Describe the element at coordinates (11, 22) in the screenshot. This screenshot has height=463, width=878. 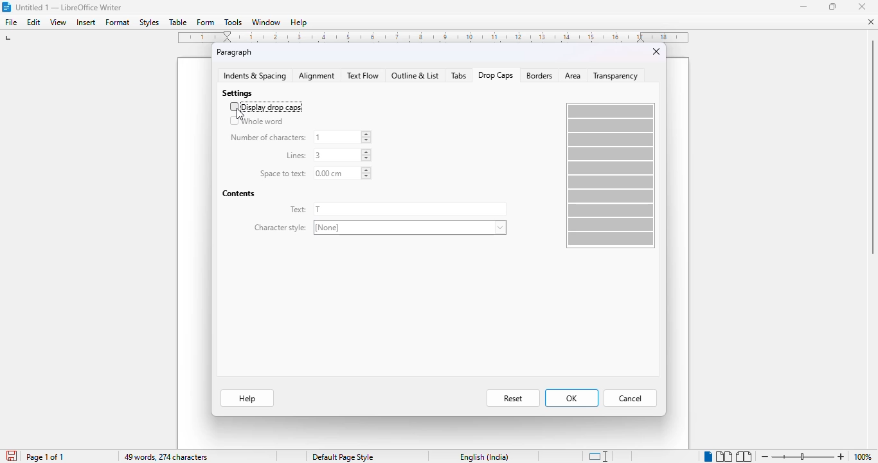
I see `file` at that location.